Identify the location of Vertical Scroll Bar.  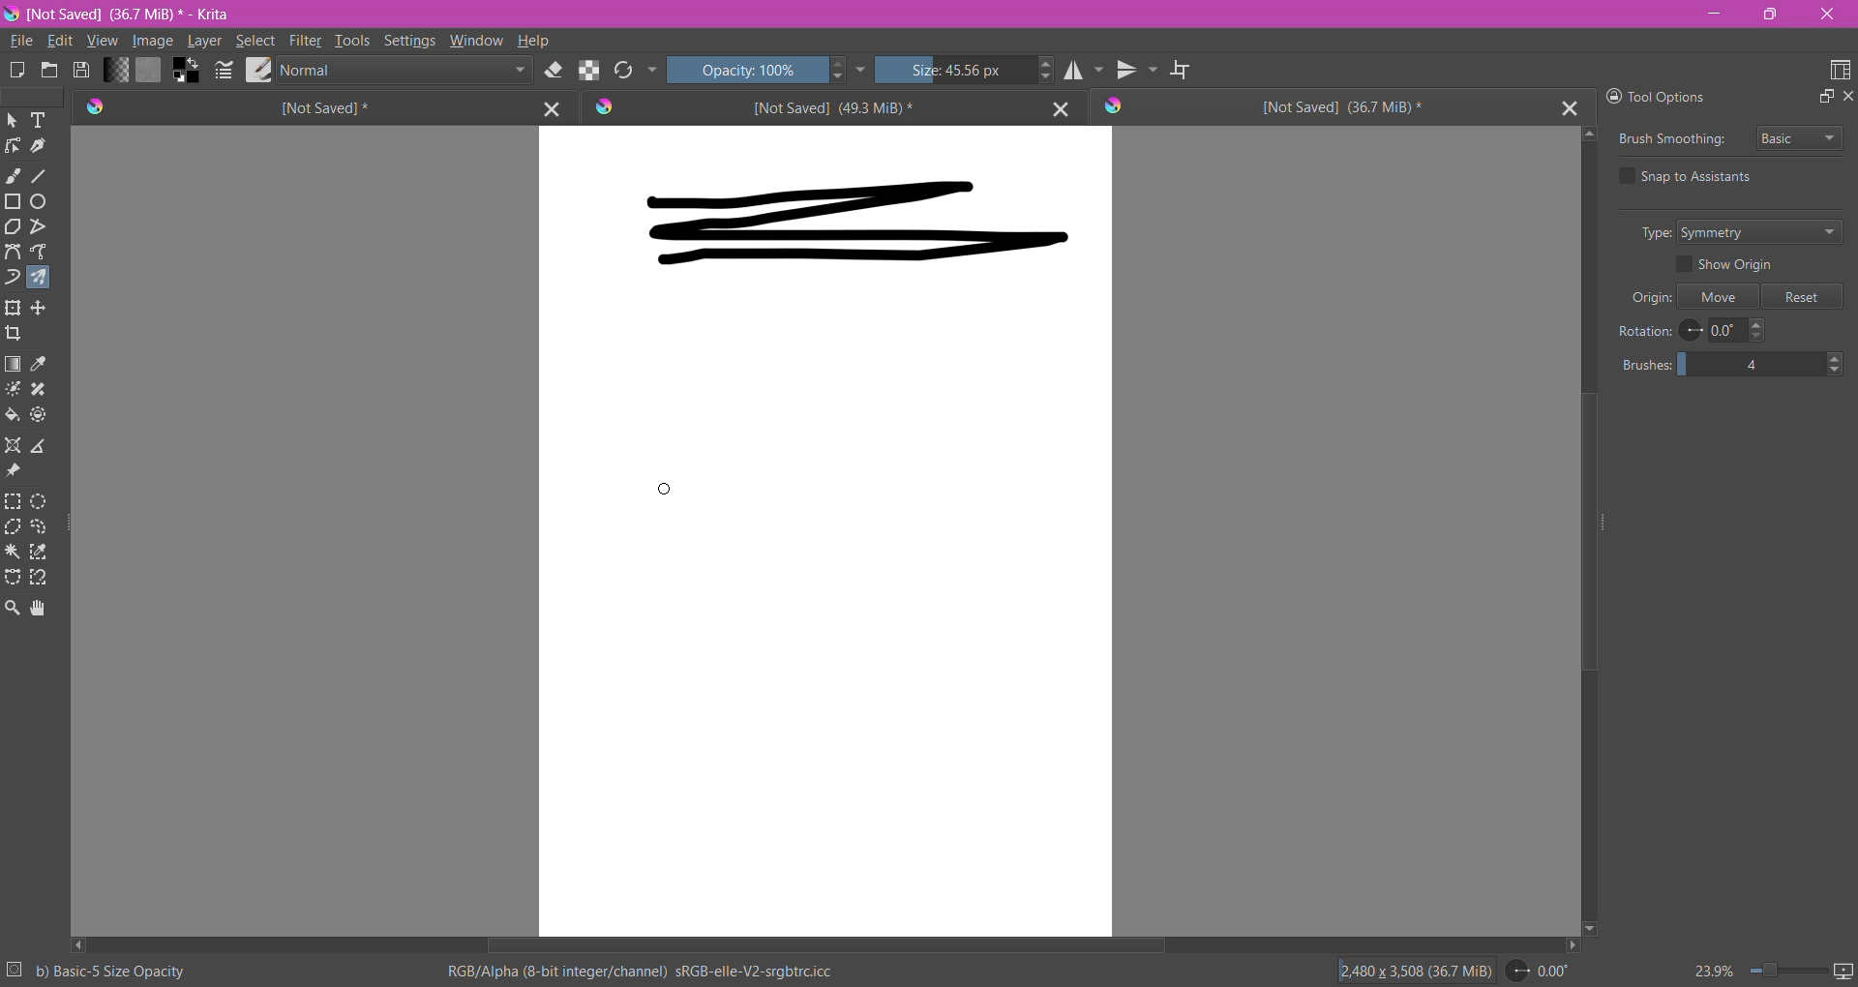
(1591, 531).